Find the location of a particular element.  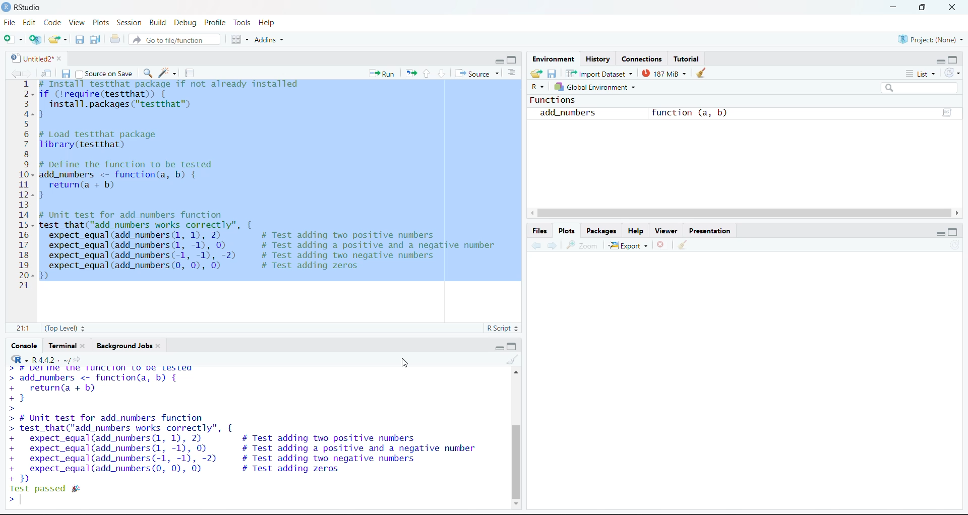

remove is located at coordinates (660, 244).